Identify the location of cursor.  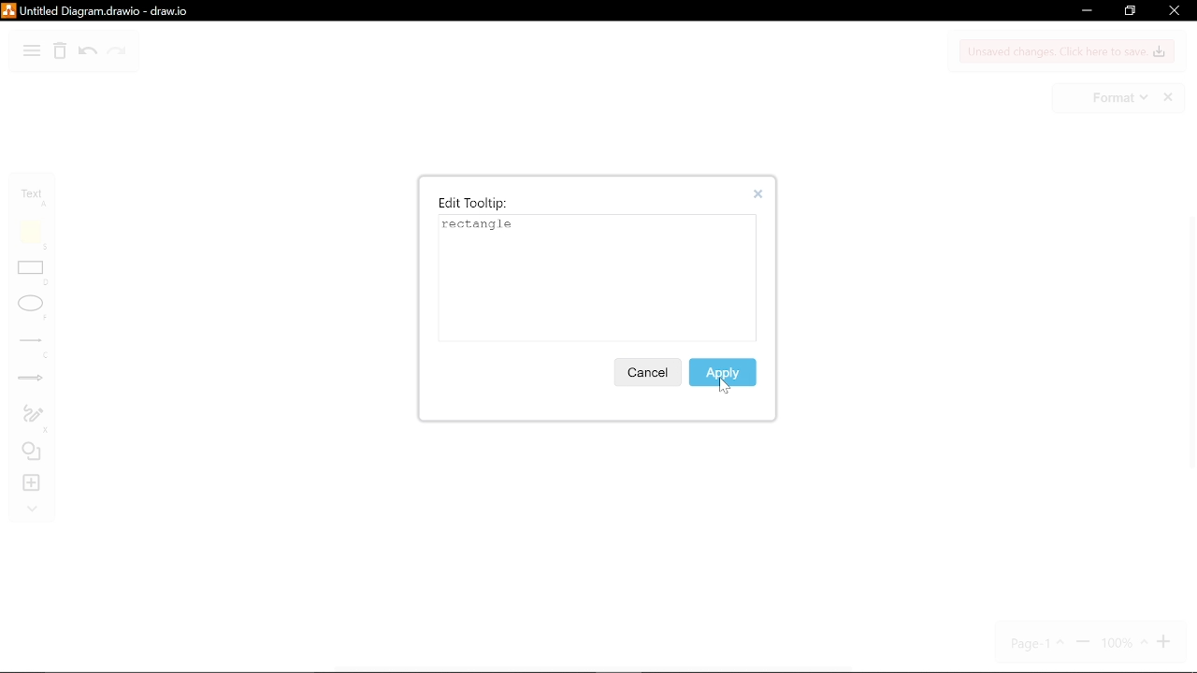
(728, 388).